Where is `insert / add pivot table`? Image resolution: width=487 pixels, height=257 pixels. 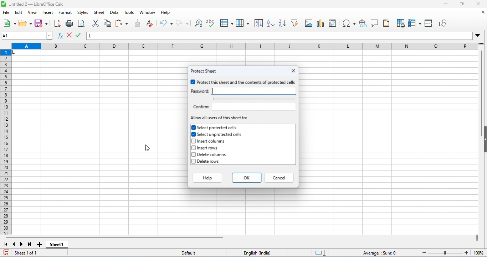 insert / add pivot table is located at coordinates (332, 23).